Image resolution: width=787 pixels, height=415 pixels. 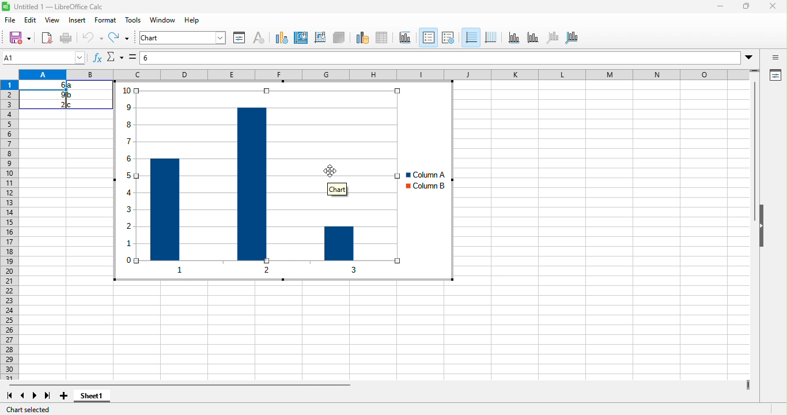 I want to click on undo, so click(x=89, y=37).